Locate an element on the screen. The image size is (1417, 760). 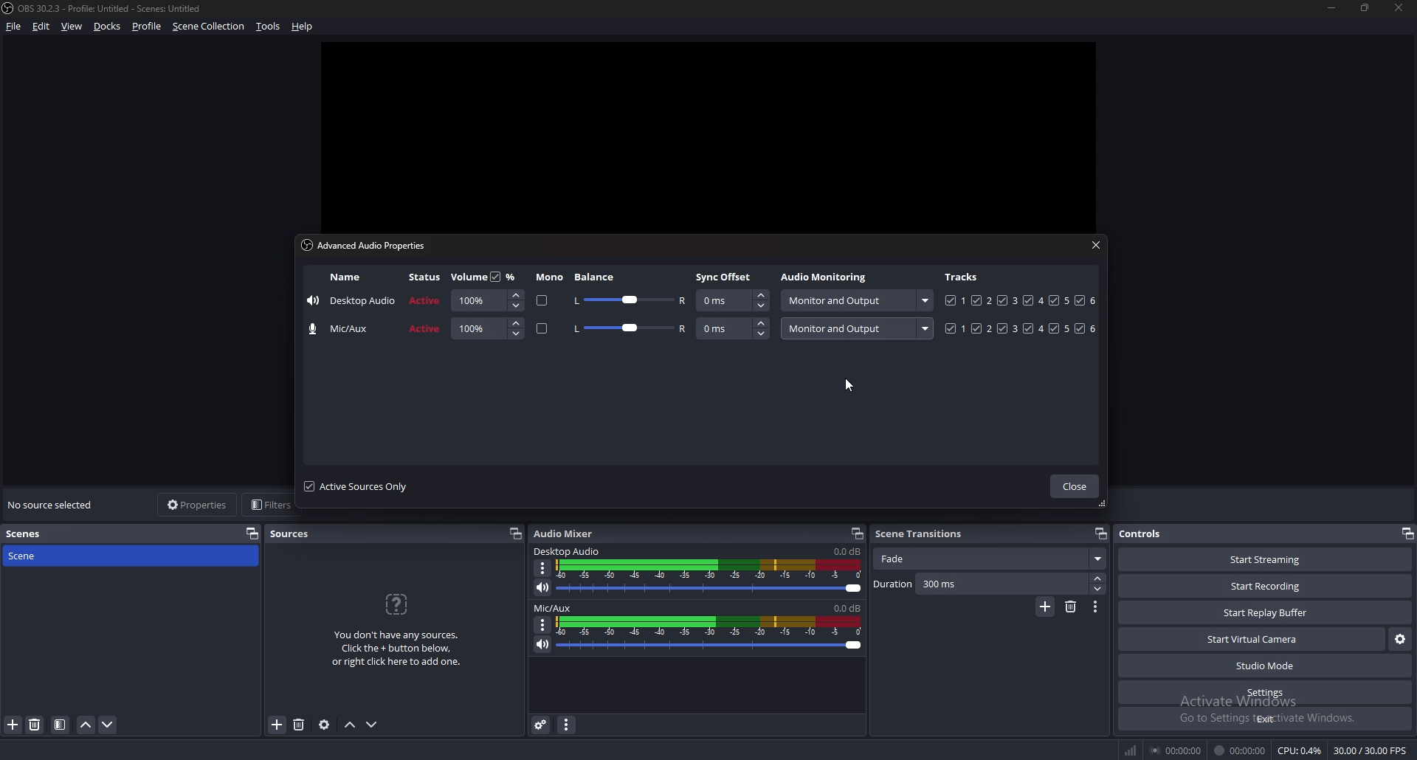
volume adjust is located at coordinates (709, 588).